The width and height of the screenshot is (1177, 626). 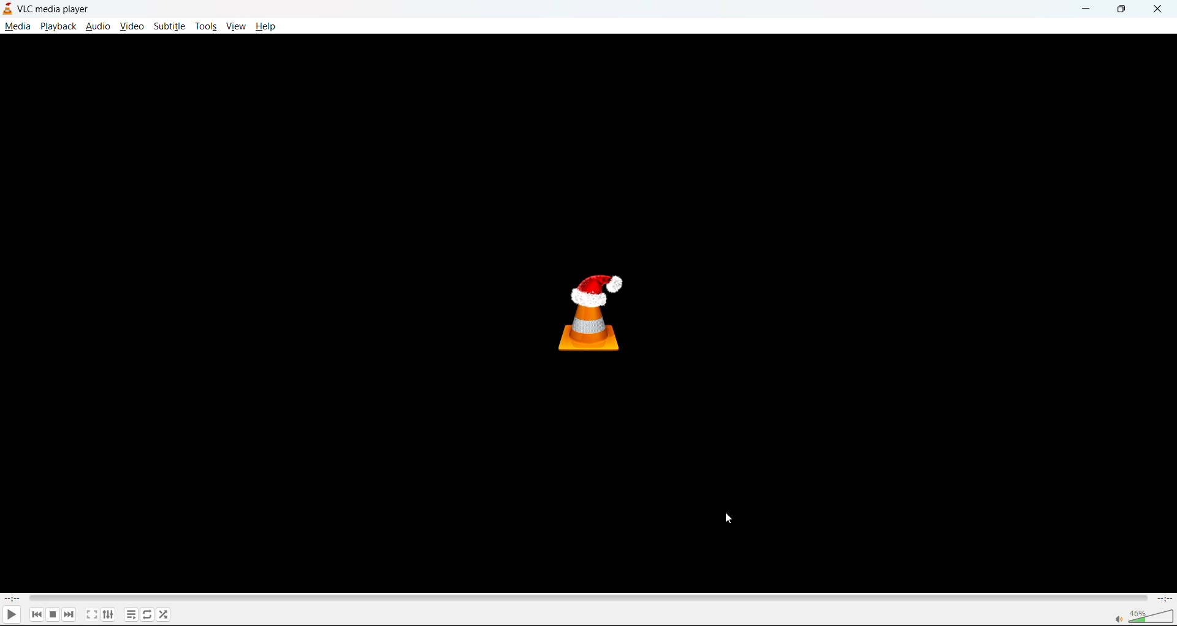 What do you see at coordinates (207, 27) in the screenshot?
I see `tools` at bounding box center [207, 27].